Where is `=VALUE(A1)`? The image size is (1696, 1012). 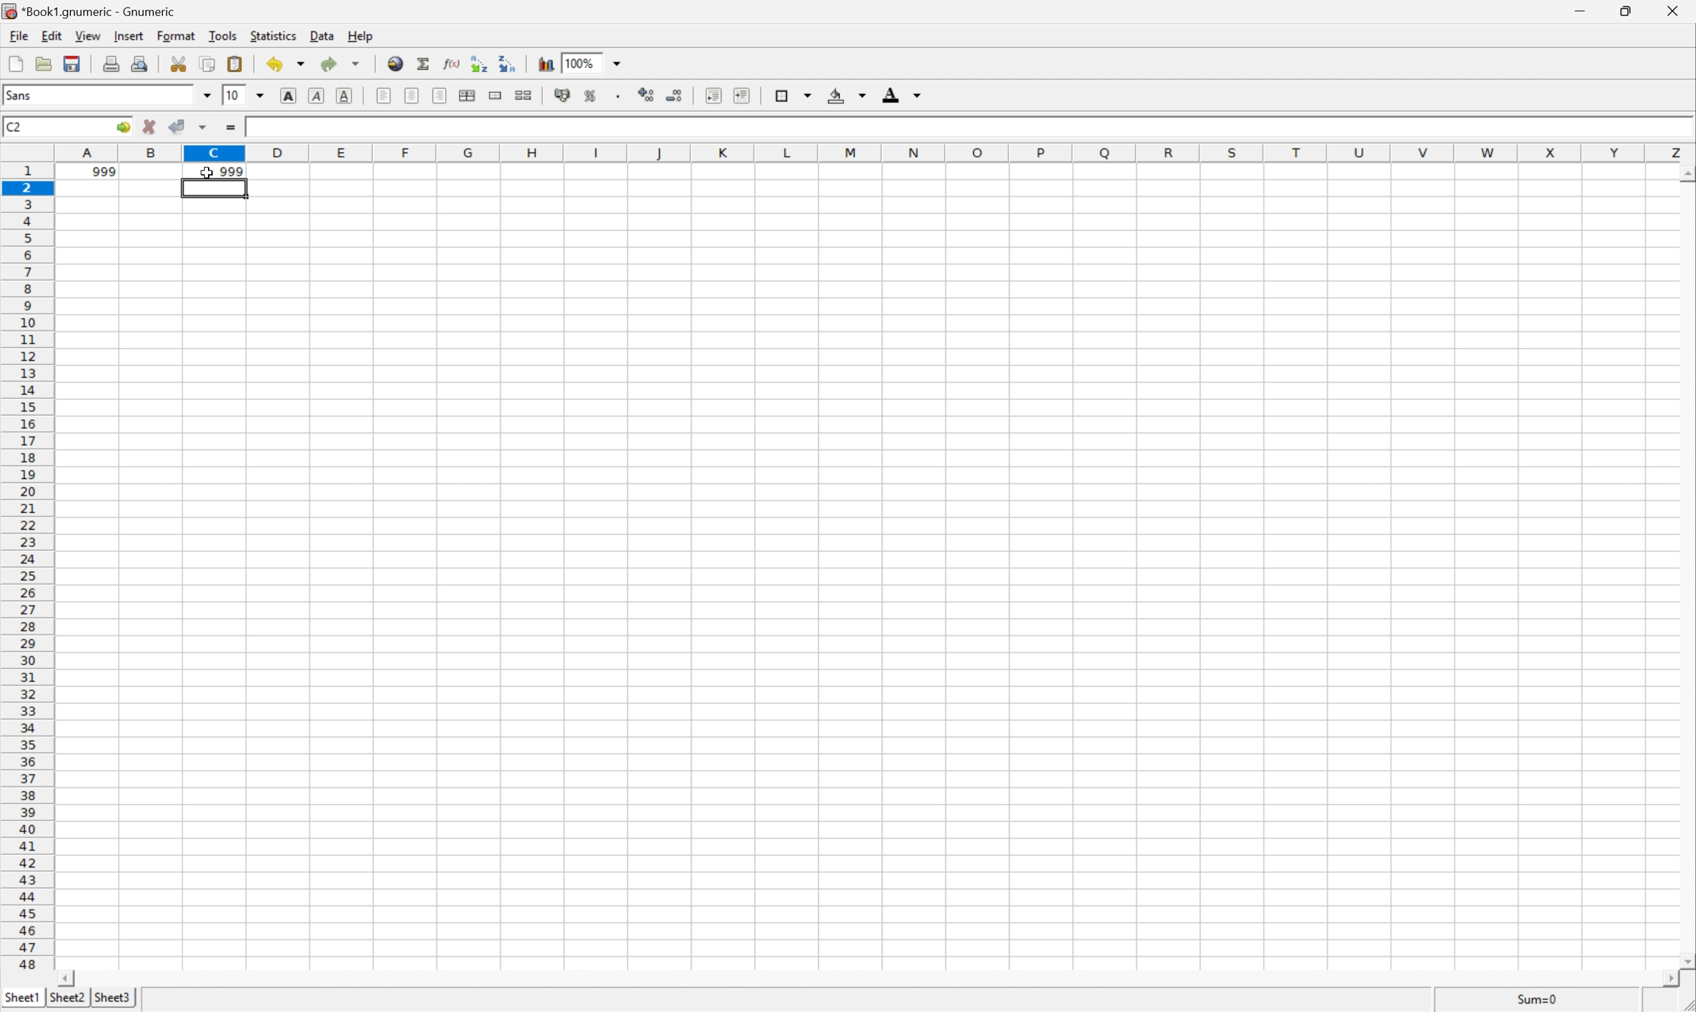 =VALUE(A1) is located at coordinates (282, 128).